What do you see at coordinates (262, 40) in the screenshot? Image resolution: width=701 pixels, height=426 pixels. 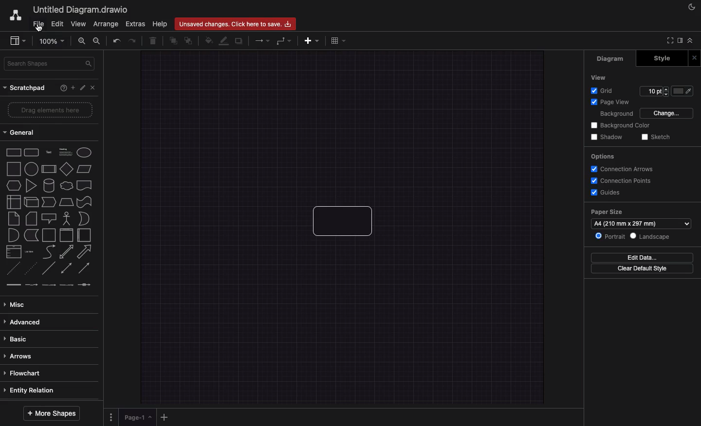 I see `Connection` at bounding box center [262, 40].